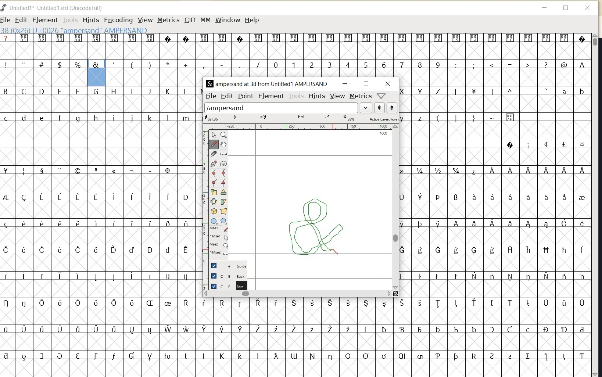 This screenshot has height=377, width=602. What do you see at coordinates (214, 135) in the screenshot?
I see `pointer` at bounding box center [214, 135].